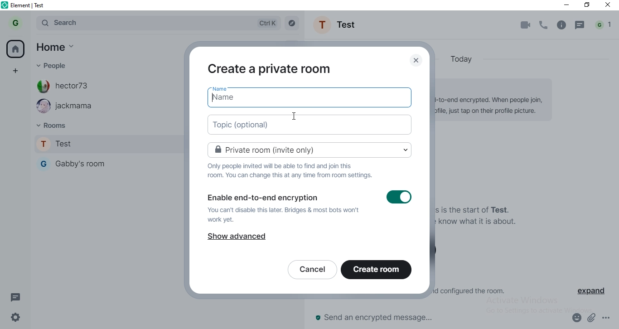 This screenshot has height=329, width=619. What do you see at coordinates (607, 318) in the screenshot?
I see `options` at bounding box center [607, 318].